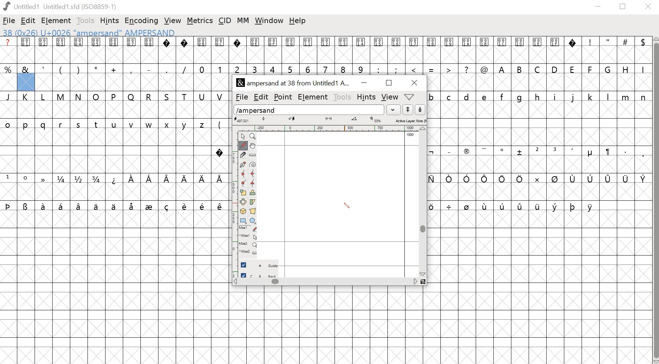 The image size is (659, 364). What do you see at coordinates (111, 20) in the screenshot?
I see `hints` at bounding box center [111, 20].